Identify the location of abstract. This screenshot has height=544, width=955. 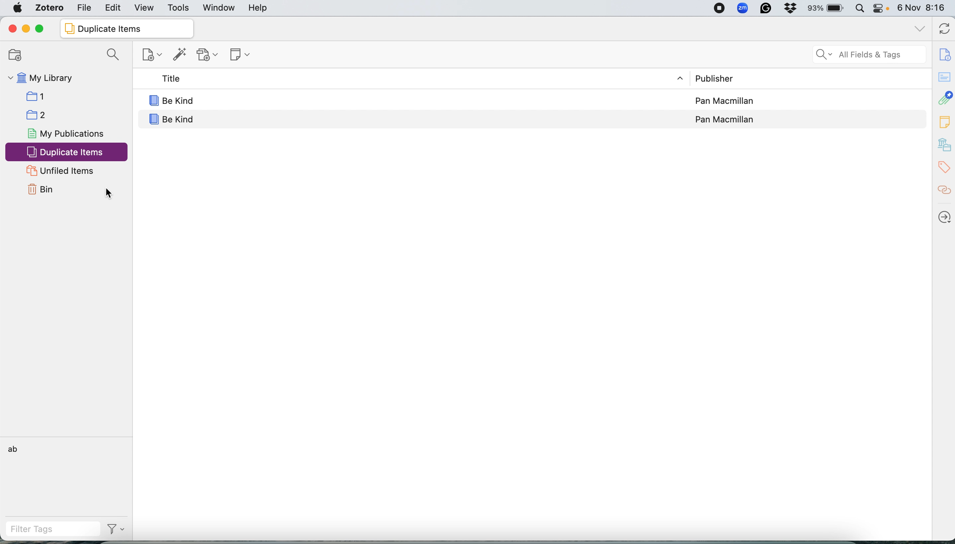
(944, 75).